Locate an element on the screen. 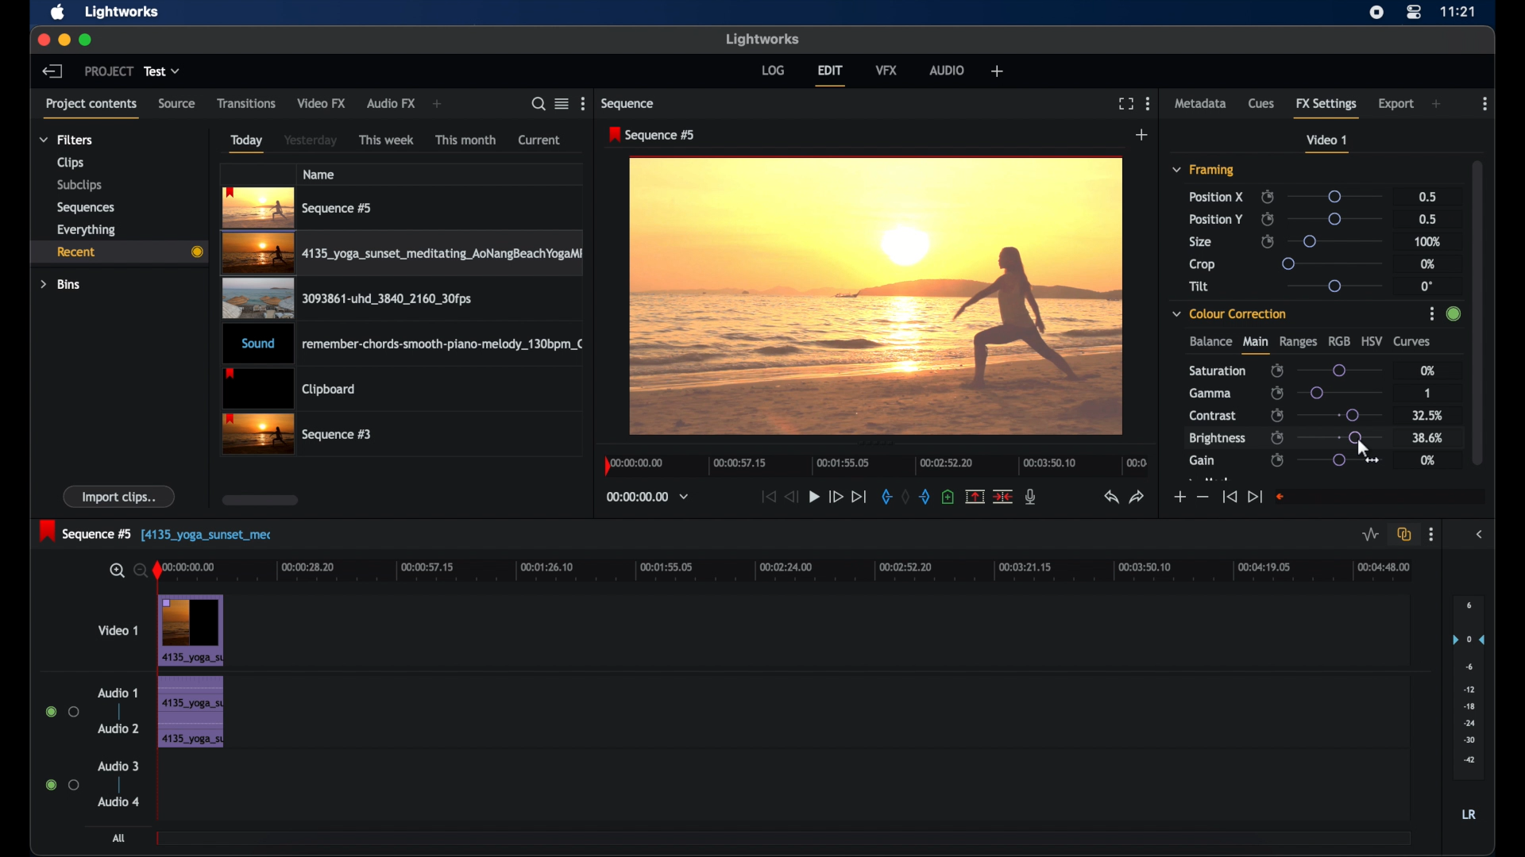 The height and width of the screenshot is (857, 1525). this week is located at coordinates (387, 140).